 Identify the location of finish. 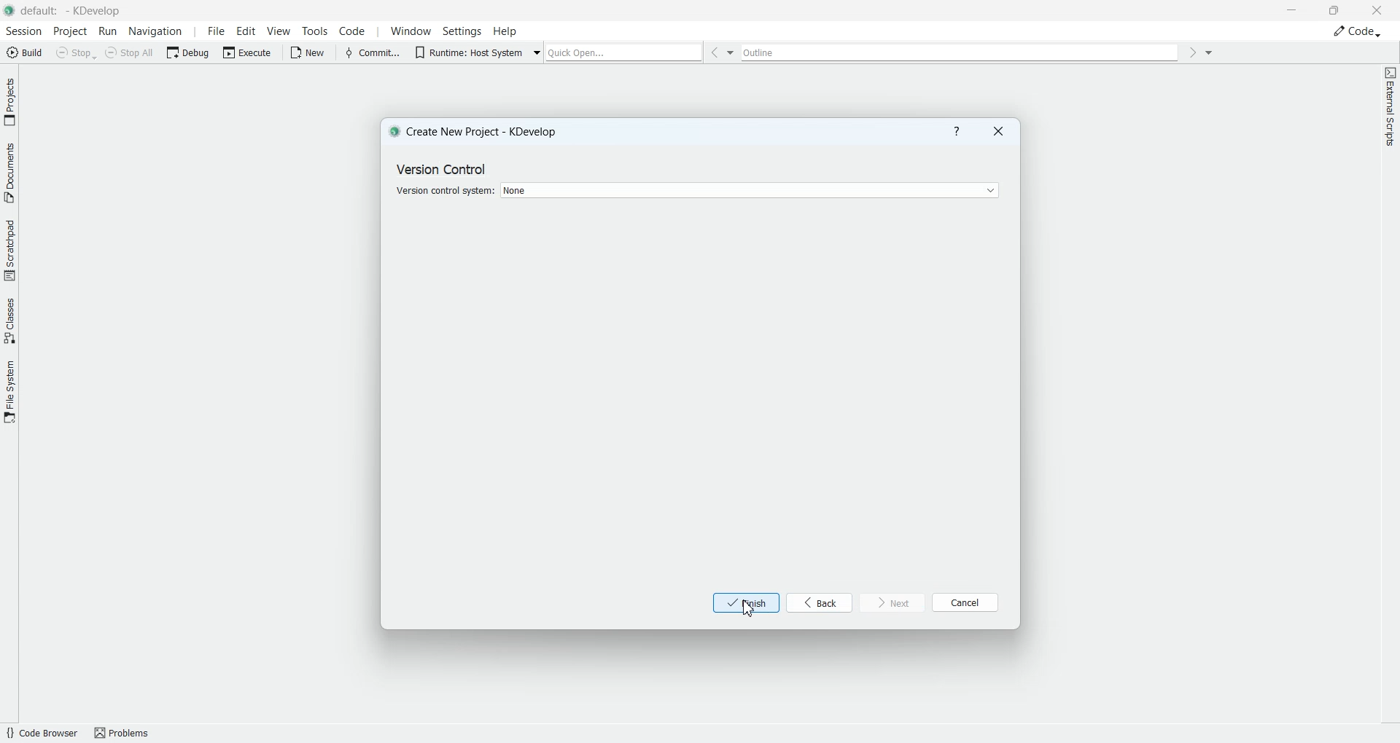
(738, 603).